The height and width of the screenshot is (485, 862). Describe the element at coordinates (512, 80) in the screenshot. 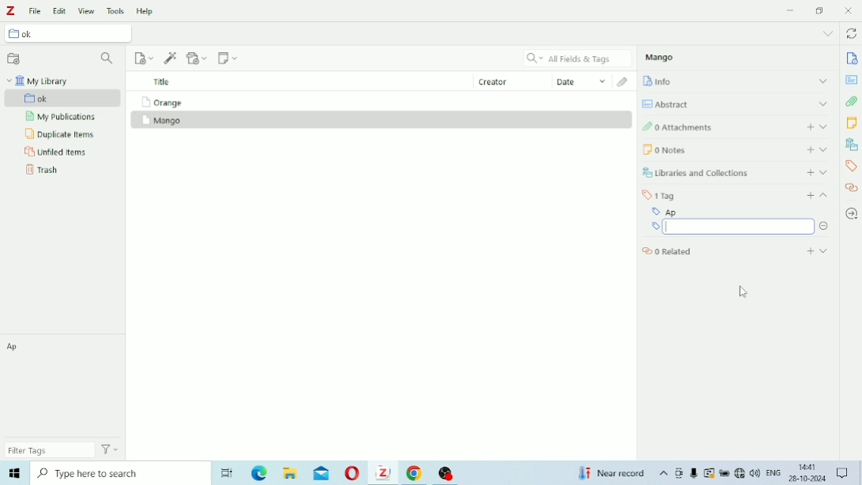

I see `Creator` at that location.